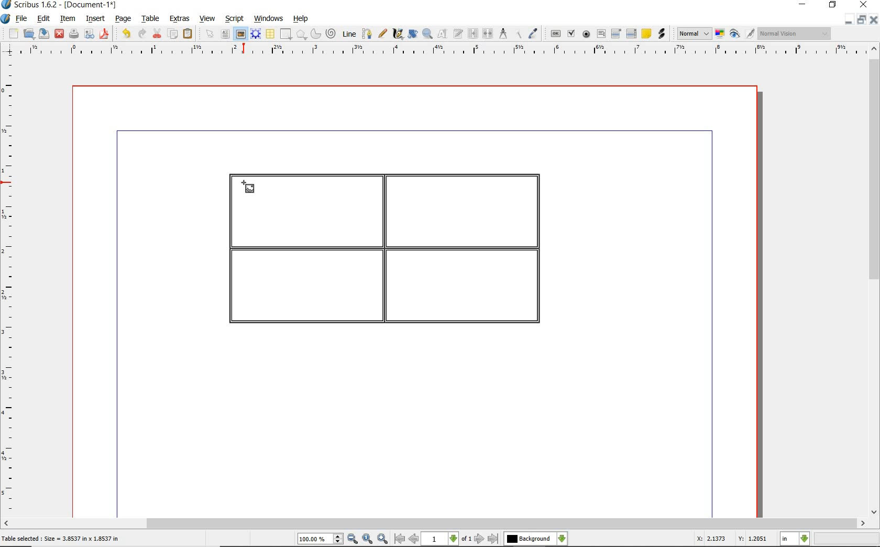 Image resolution: width=880 pixels, height=547 pixels. I want to click on image, so click(240, 34).